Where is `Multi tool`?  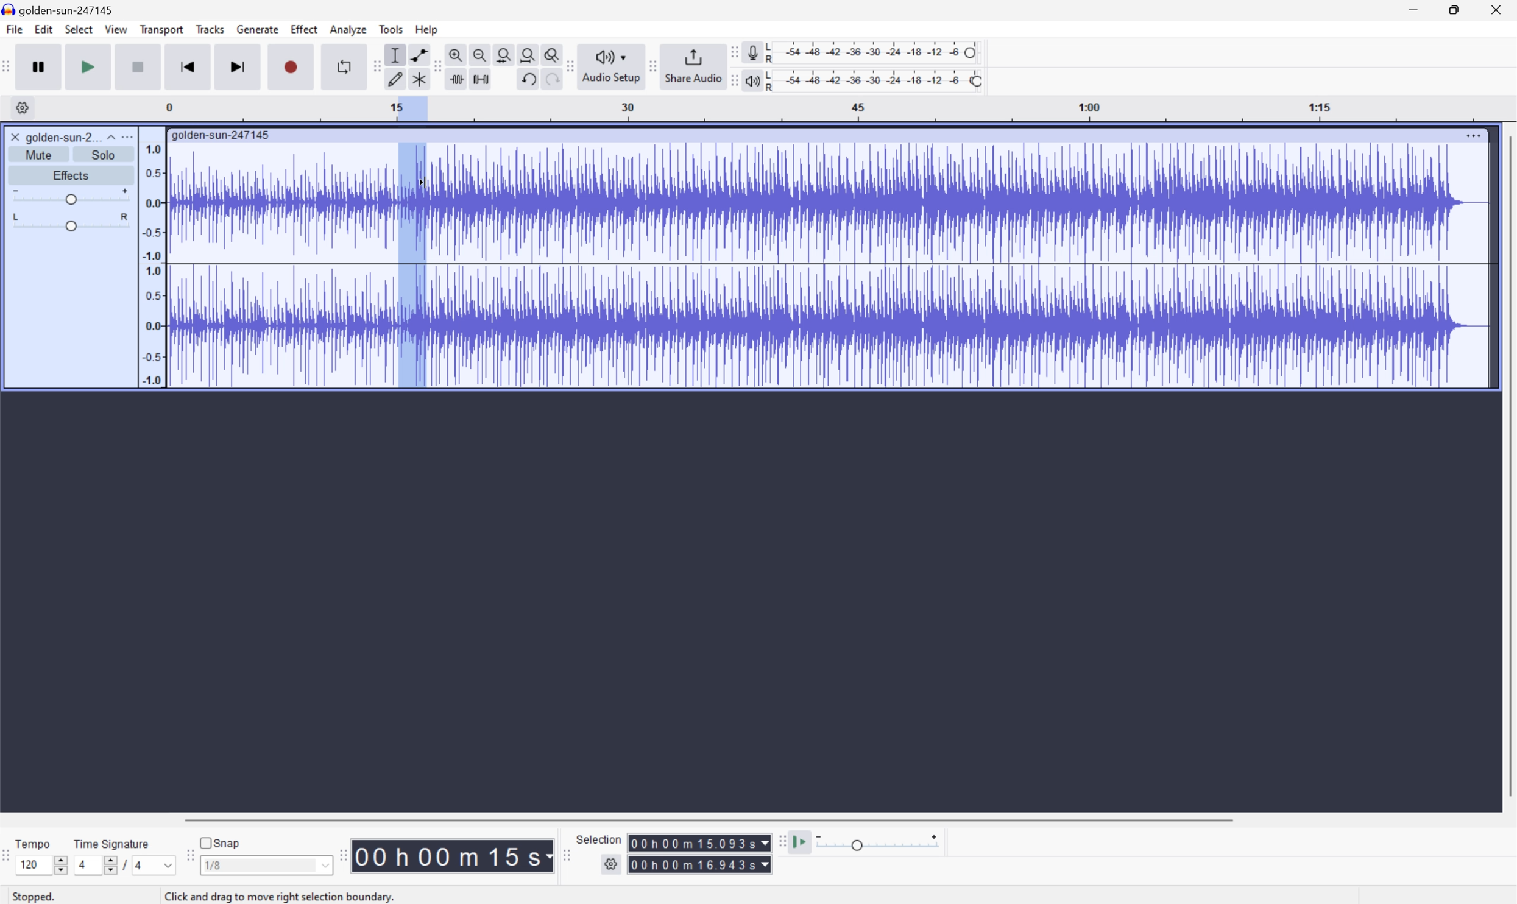 Multi tool is located at coordinates (421, 77).